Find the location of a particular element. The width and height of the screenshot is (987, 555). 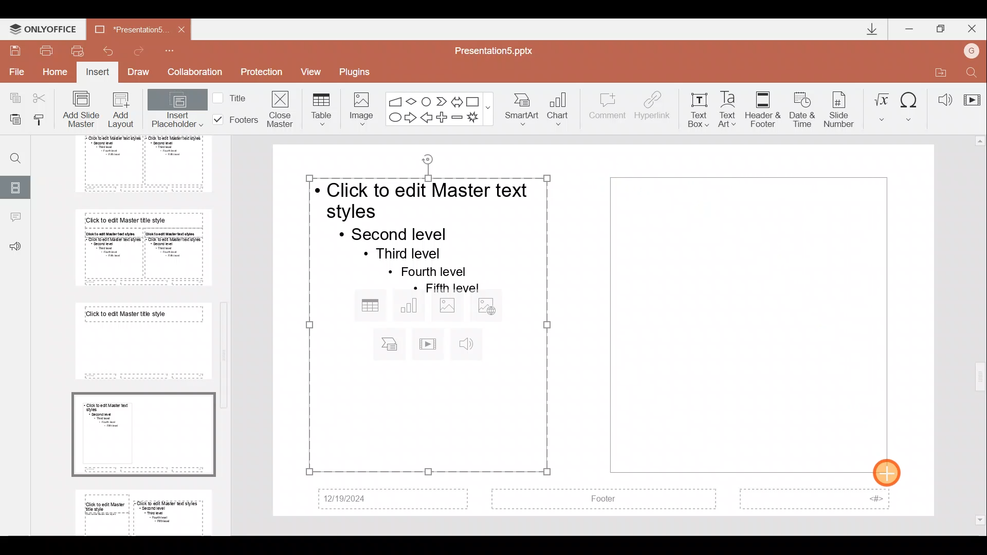

Print file is located at coordinates (47, 50).